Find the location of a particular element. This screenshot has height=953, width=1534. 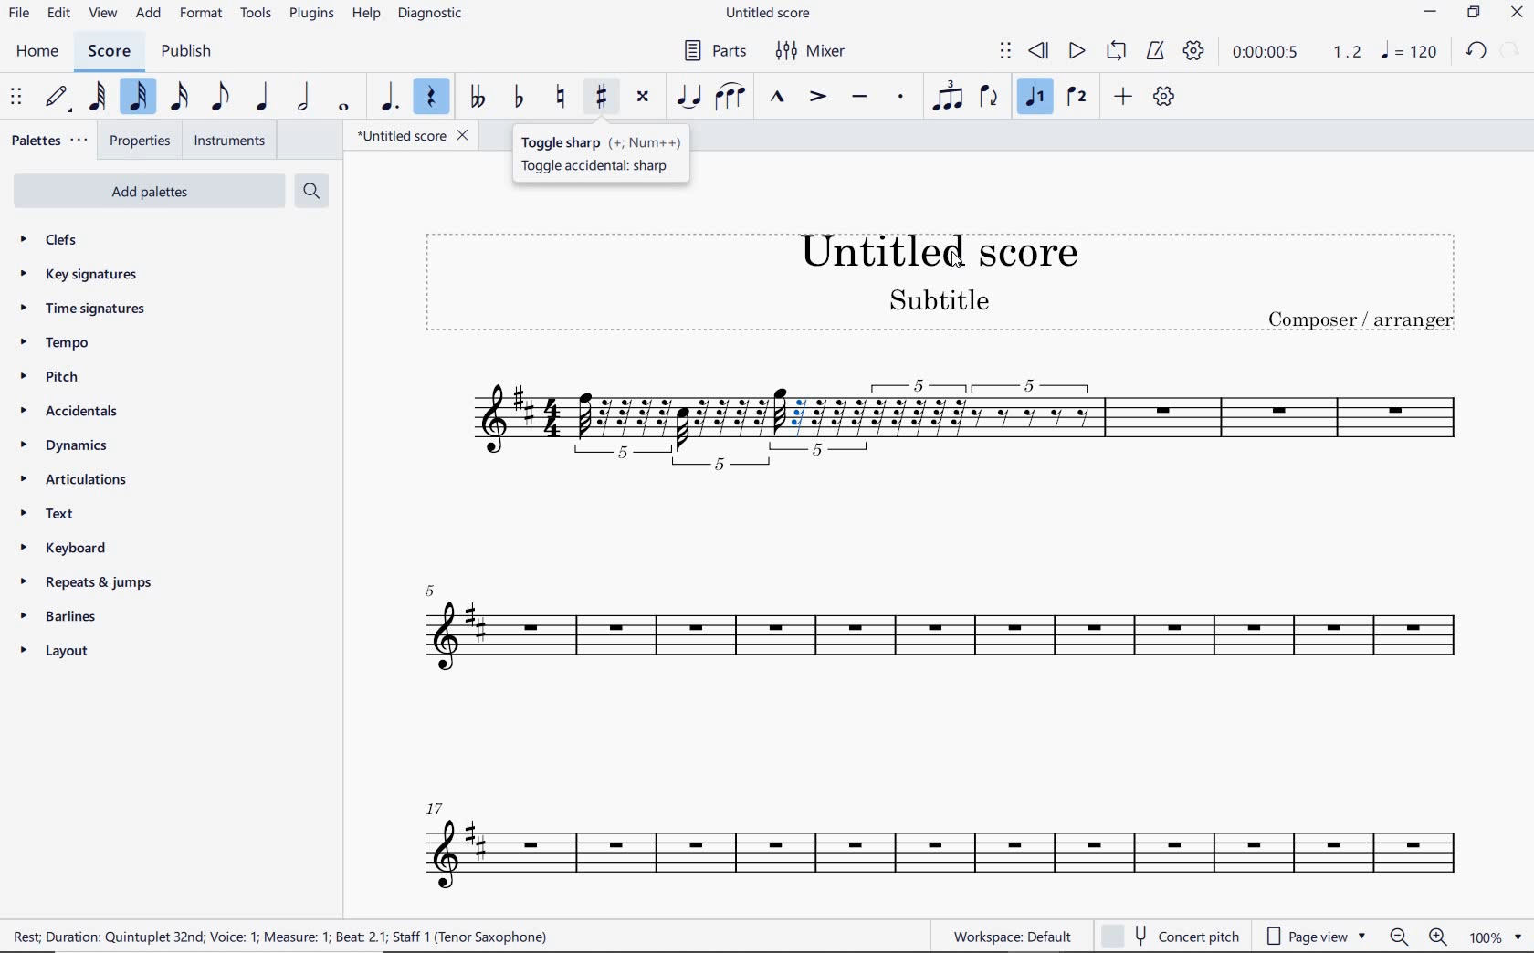

TOOLS is located at coordinates (256, 14).